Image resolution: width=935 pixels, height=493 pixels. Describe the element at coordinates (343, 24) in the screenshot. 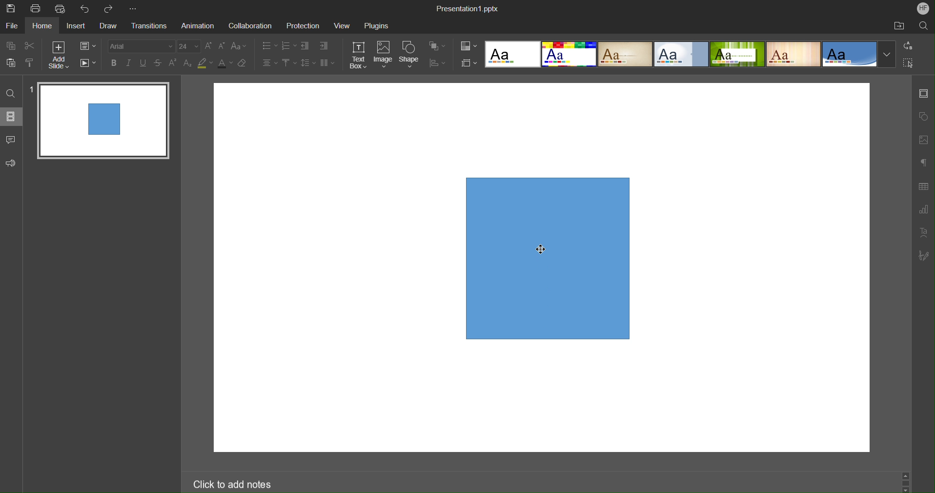

I see `View` at that location.